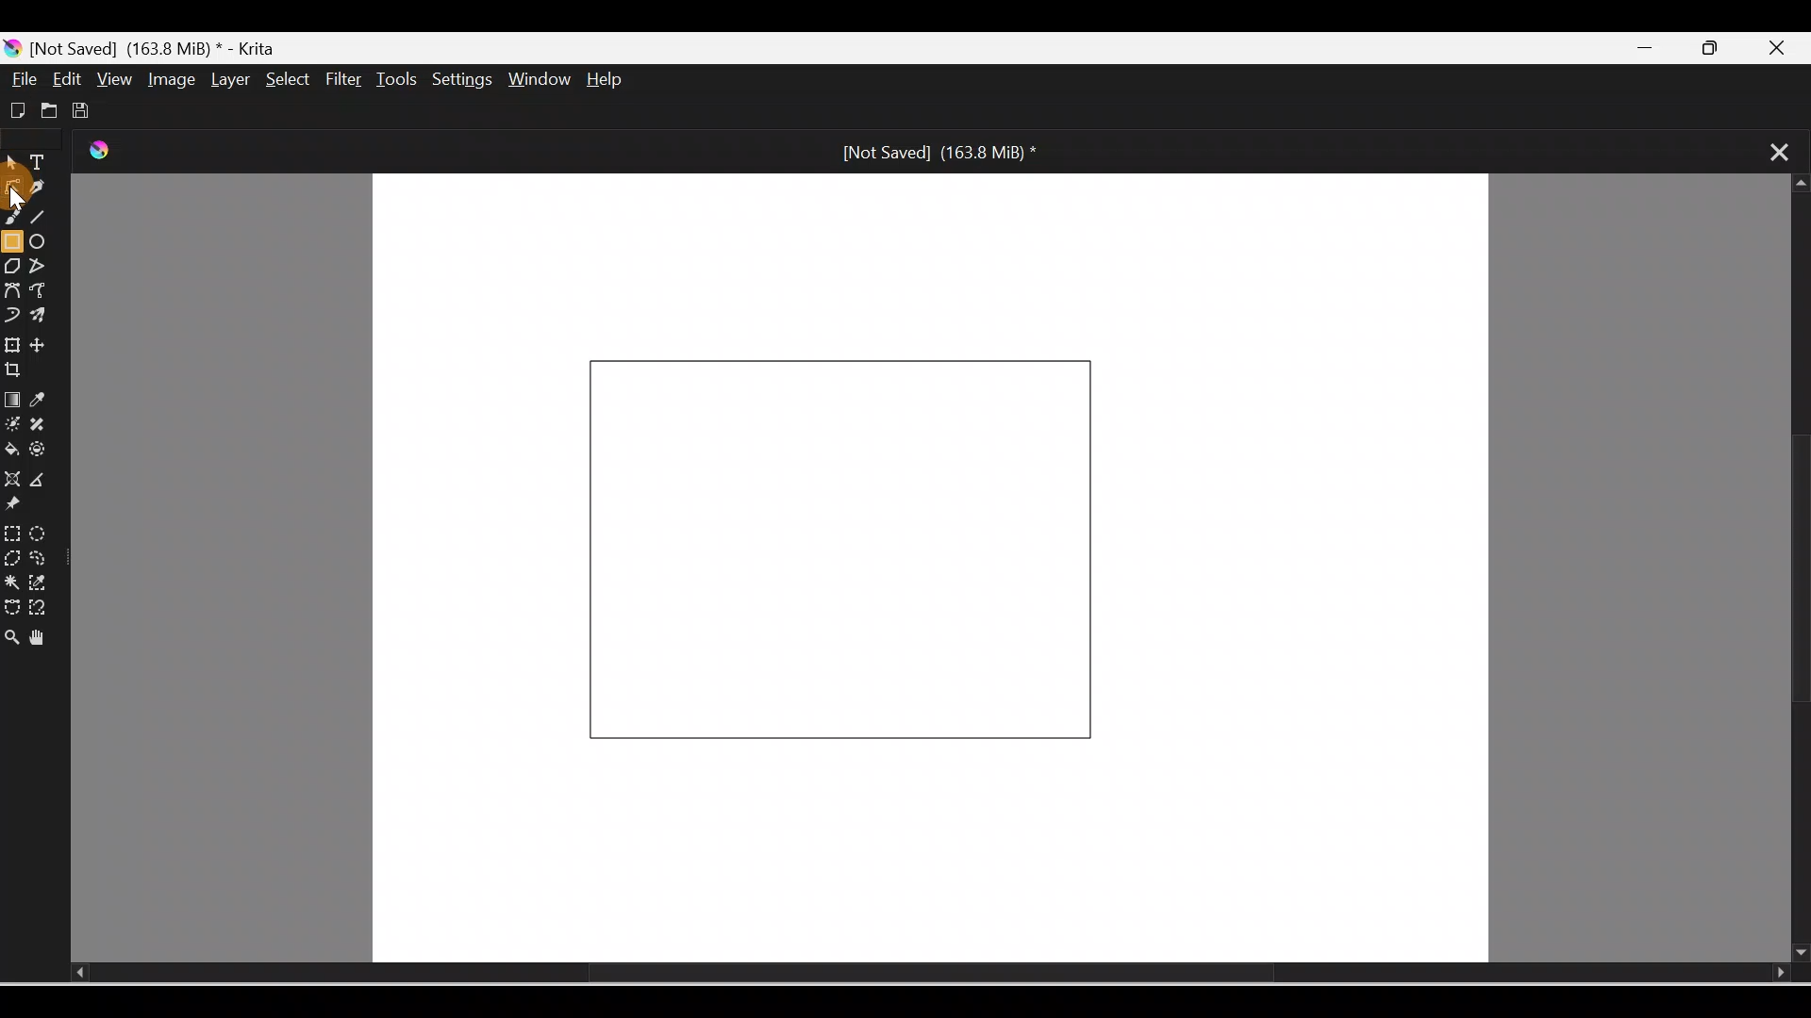 This screenshot has width=1811, height=1018. What do you see at coordinates (42, 581) in the screenshot?
I see `Similar color selection tool` at bounding box center [42, 581].